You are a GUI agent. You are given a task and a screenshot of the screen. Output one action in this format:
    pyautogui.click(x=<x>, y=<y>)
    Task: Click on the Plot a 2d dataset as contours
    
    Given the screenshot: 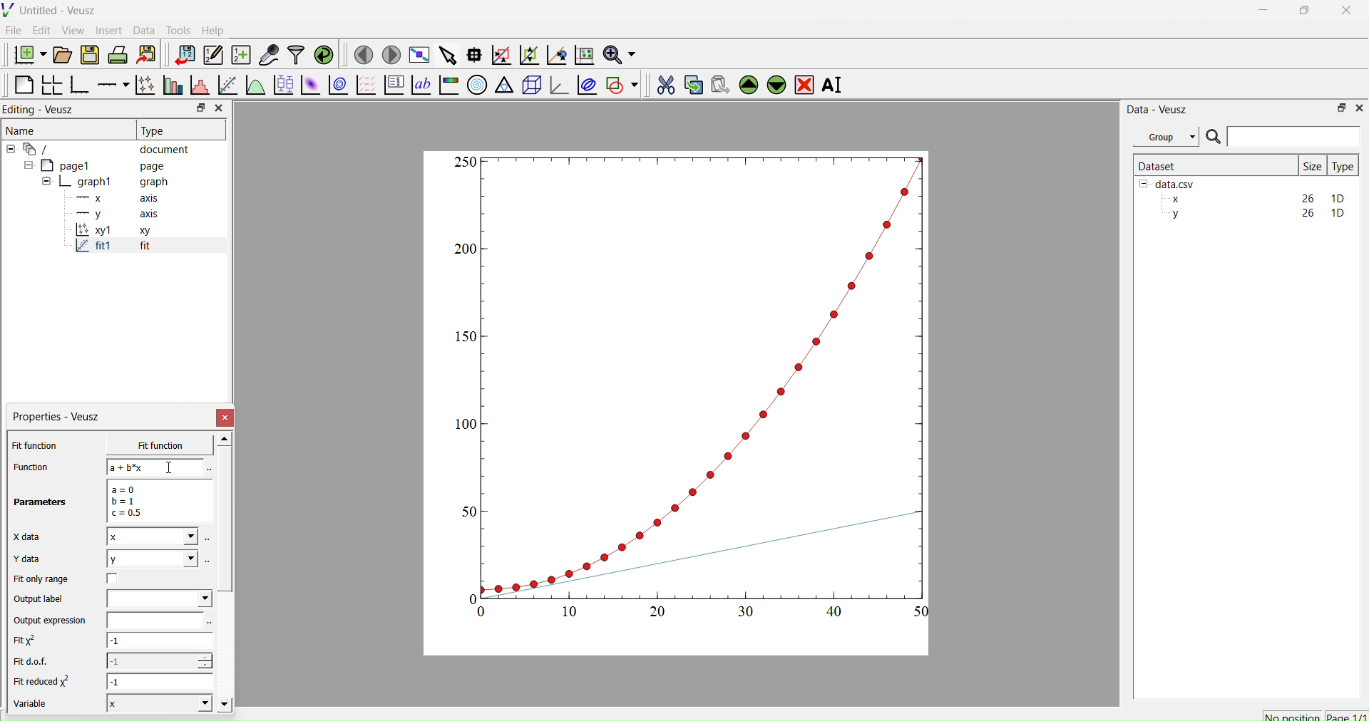 What is the action you would take?
    pyautogui.click(x=337, y=86)
    